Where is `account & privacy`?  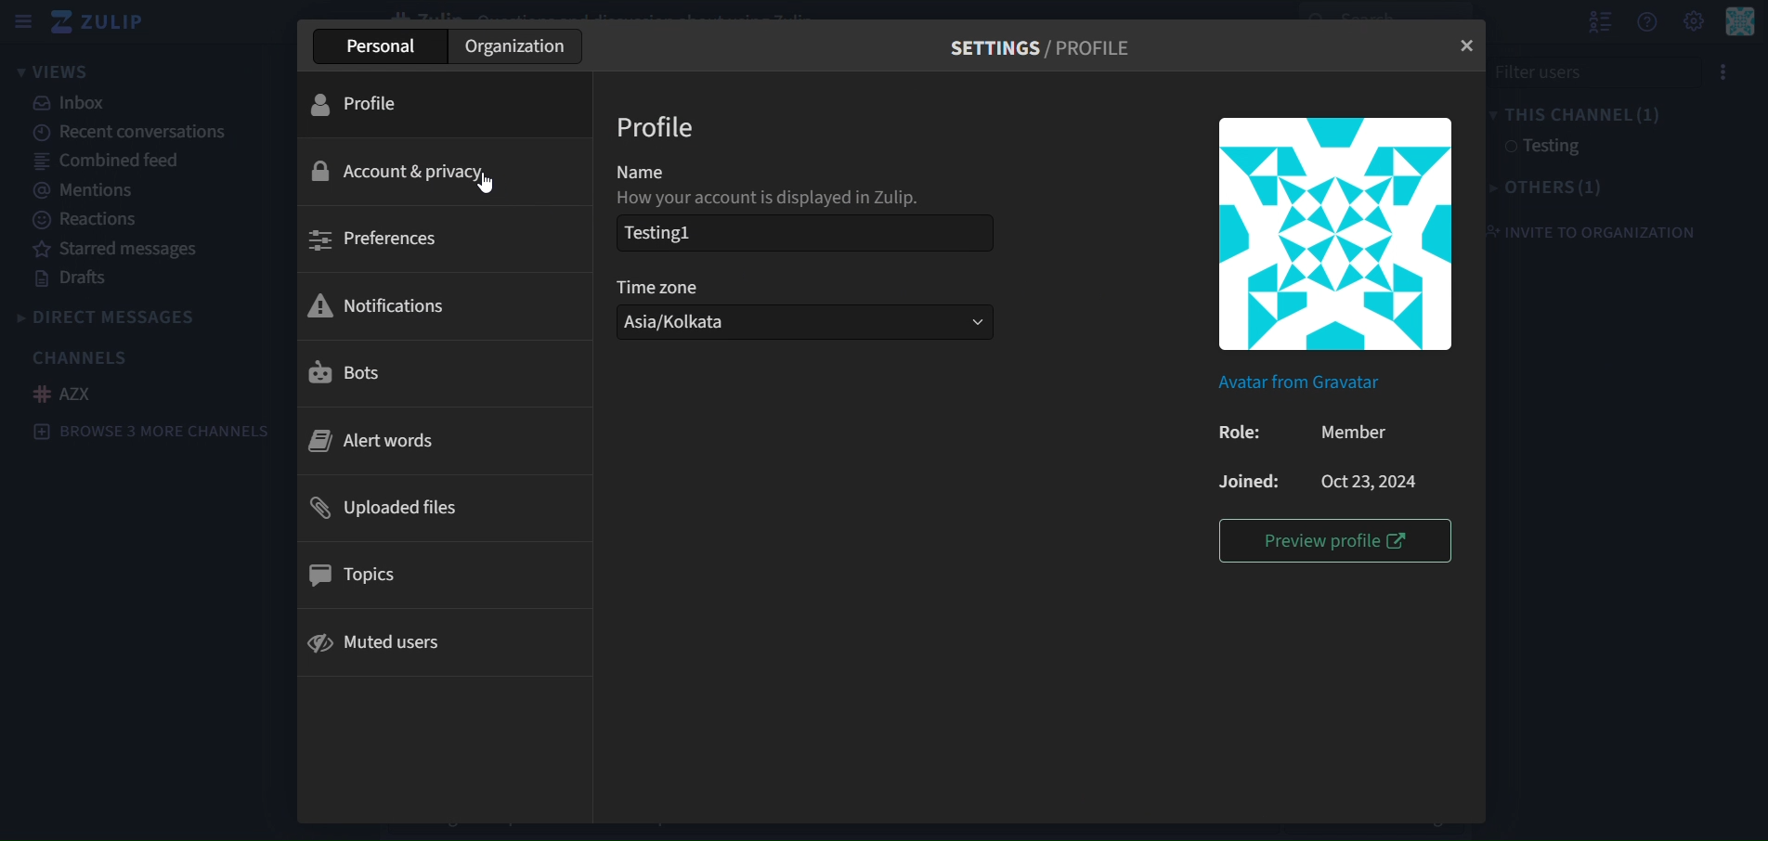
account & privacy is located at coordinates (409, 171).